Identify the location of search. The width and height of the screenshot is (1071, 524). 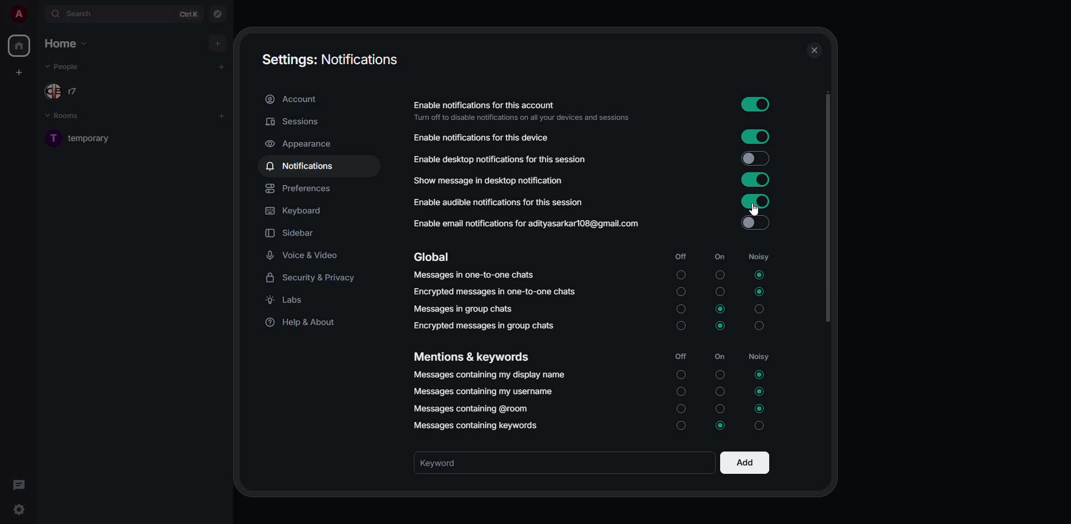
(76, 13).